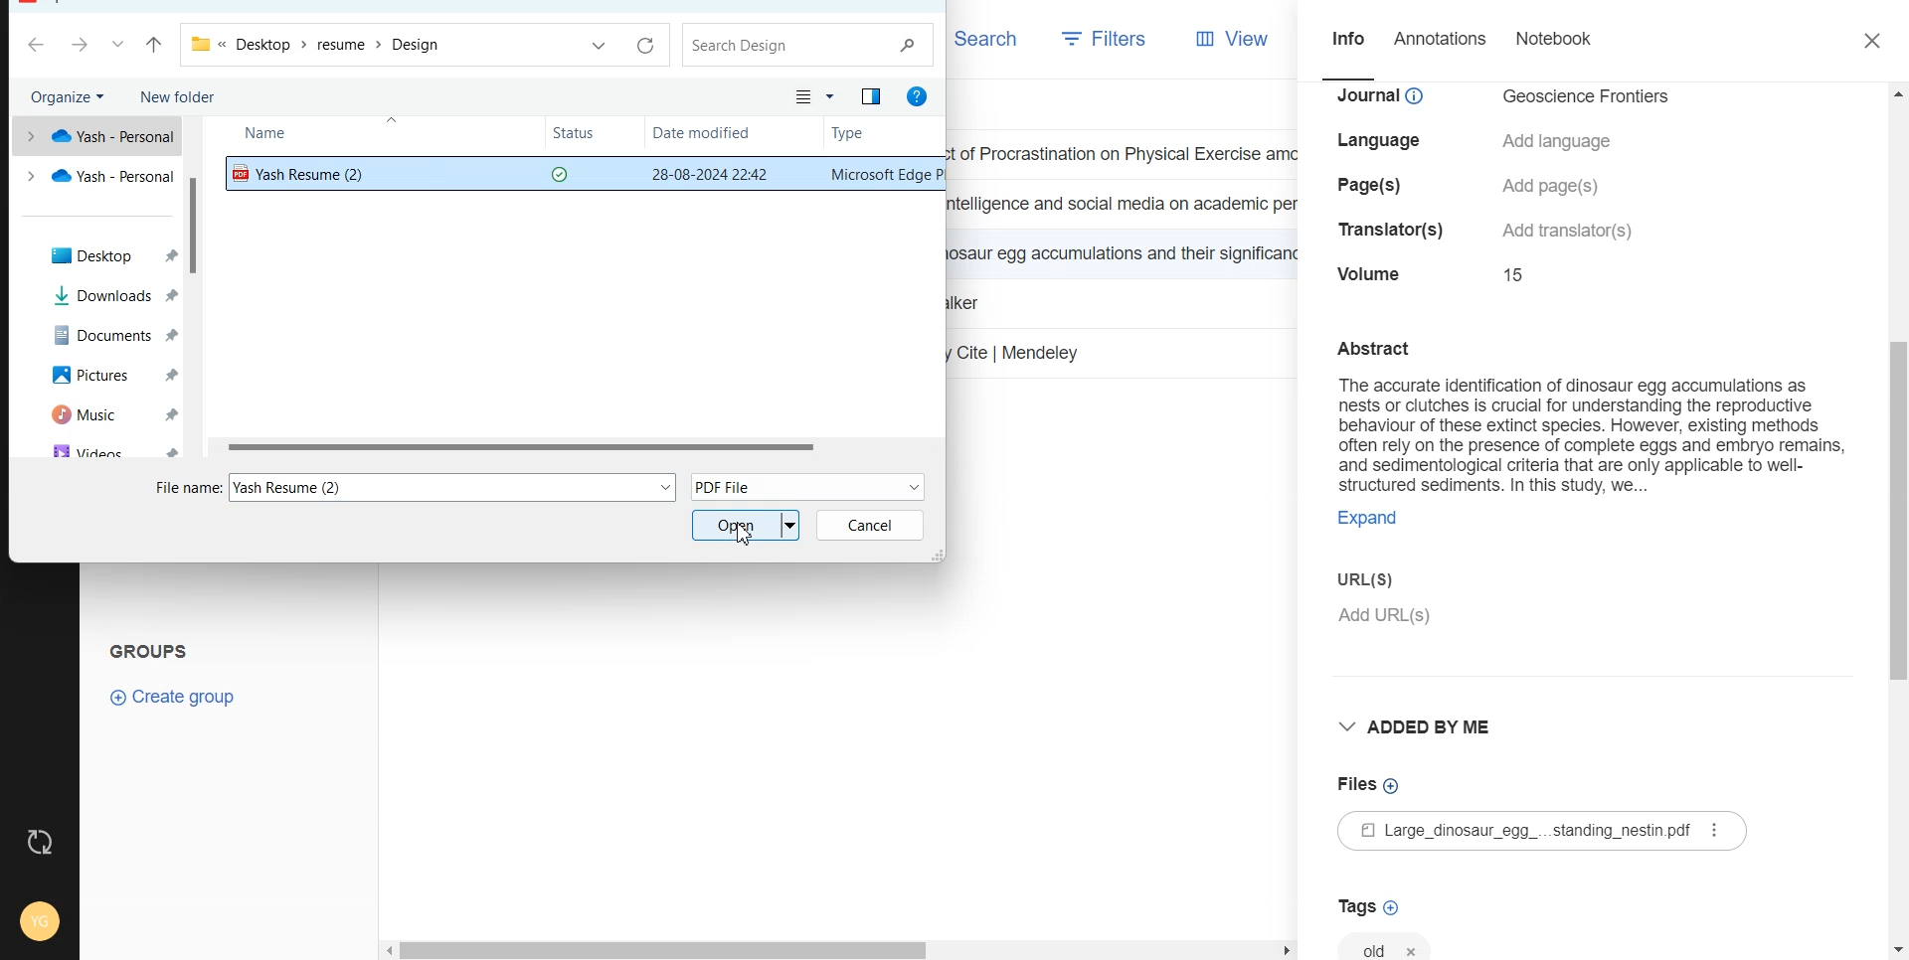 This screenshot has height=960, width=1909. Describe the element at coordinates (1875, 42) in the screenshot. I see `Close` at that location.